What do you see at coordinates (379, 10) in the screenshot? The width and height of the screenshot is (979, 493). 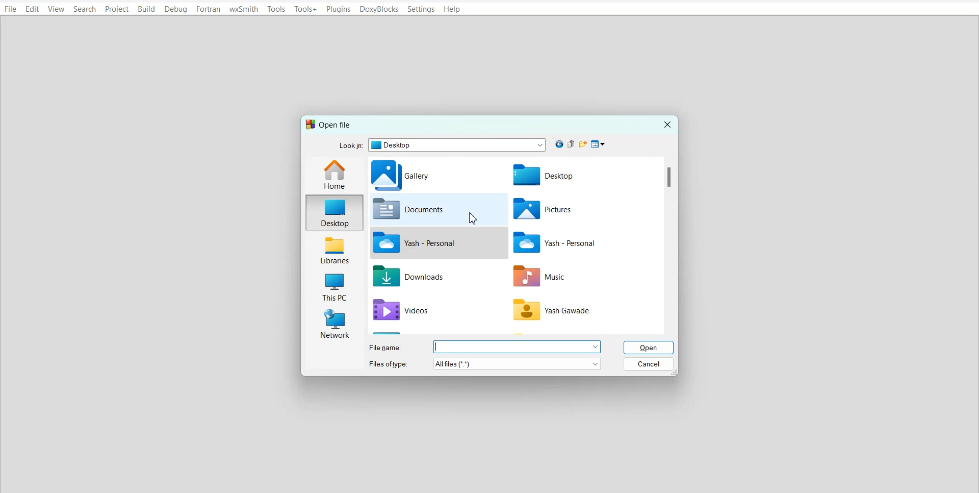 I see `DoxyBlocks` at bounding box center [379, 10].